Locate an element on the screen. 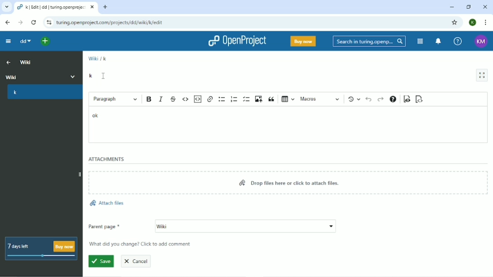  Save is located at coordinates (101, 261).